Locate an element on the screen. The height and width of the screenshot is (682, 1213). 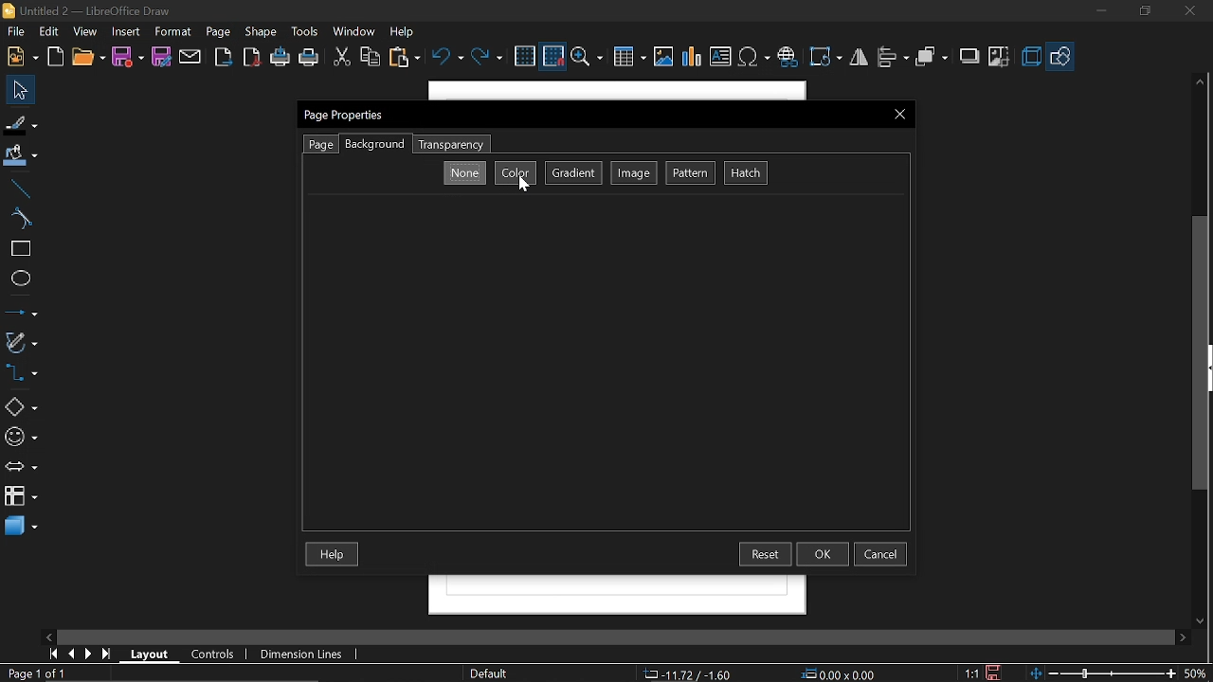
Co-ordinate is located at coordinates (687, 673).